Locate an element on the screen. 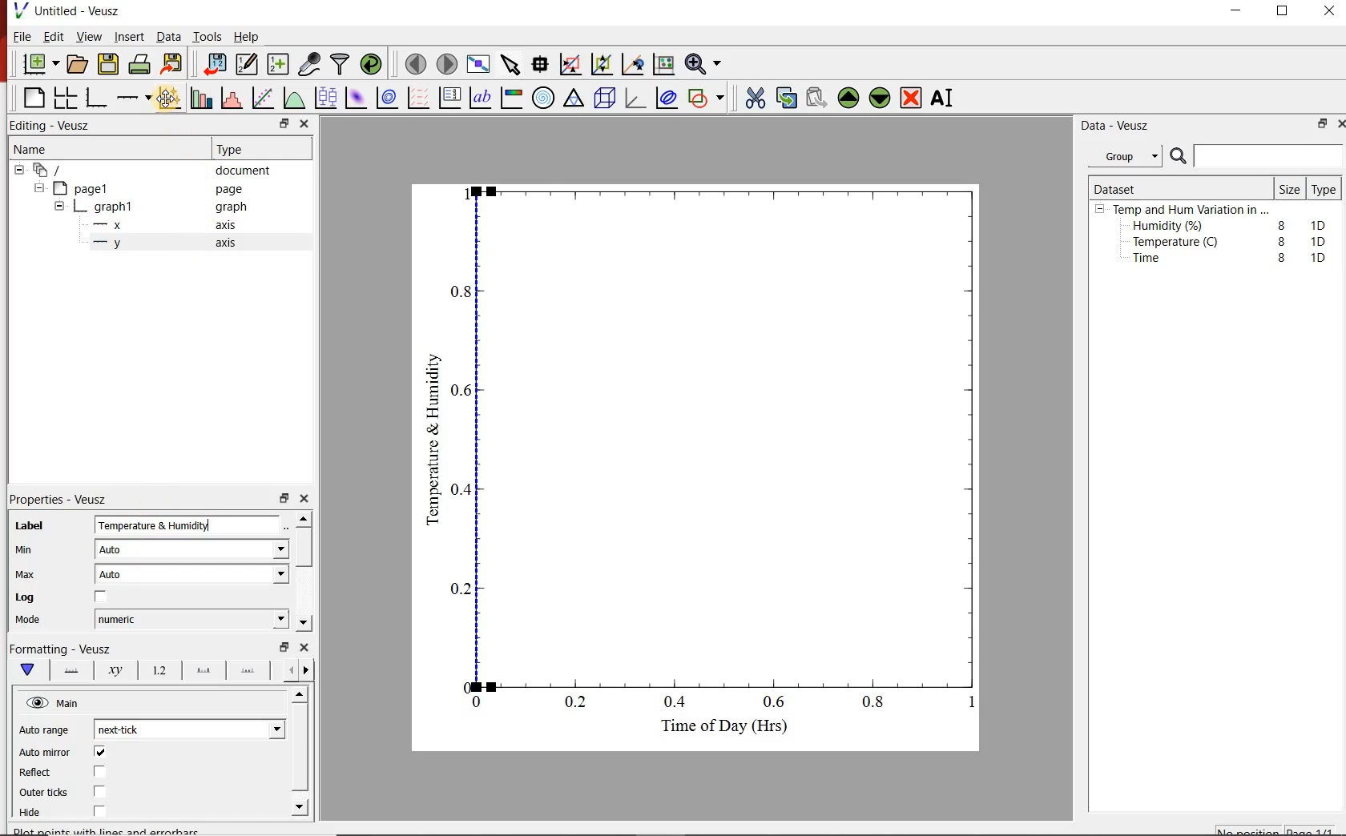 The height and width of the screenshot is (836, 1346). visible (click to hide, set Hide to true) is located at coordinates (35, 704).